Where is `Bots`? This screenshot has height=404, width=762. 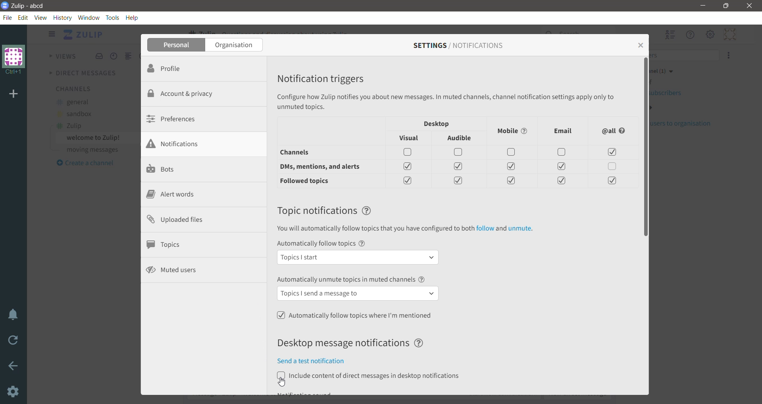 Bots is located at coordinates (162, 170).